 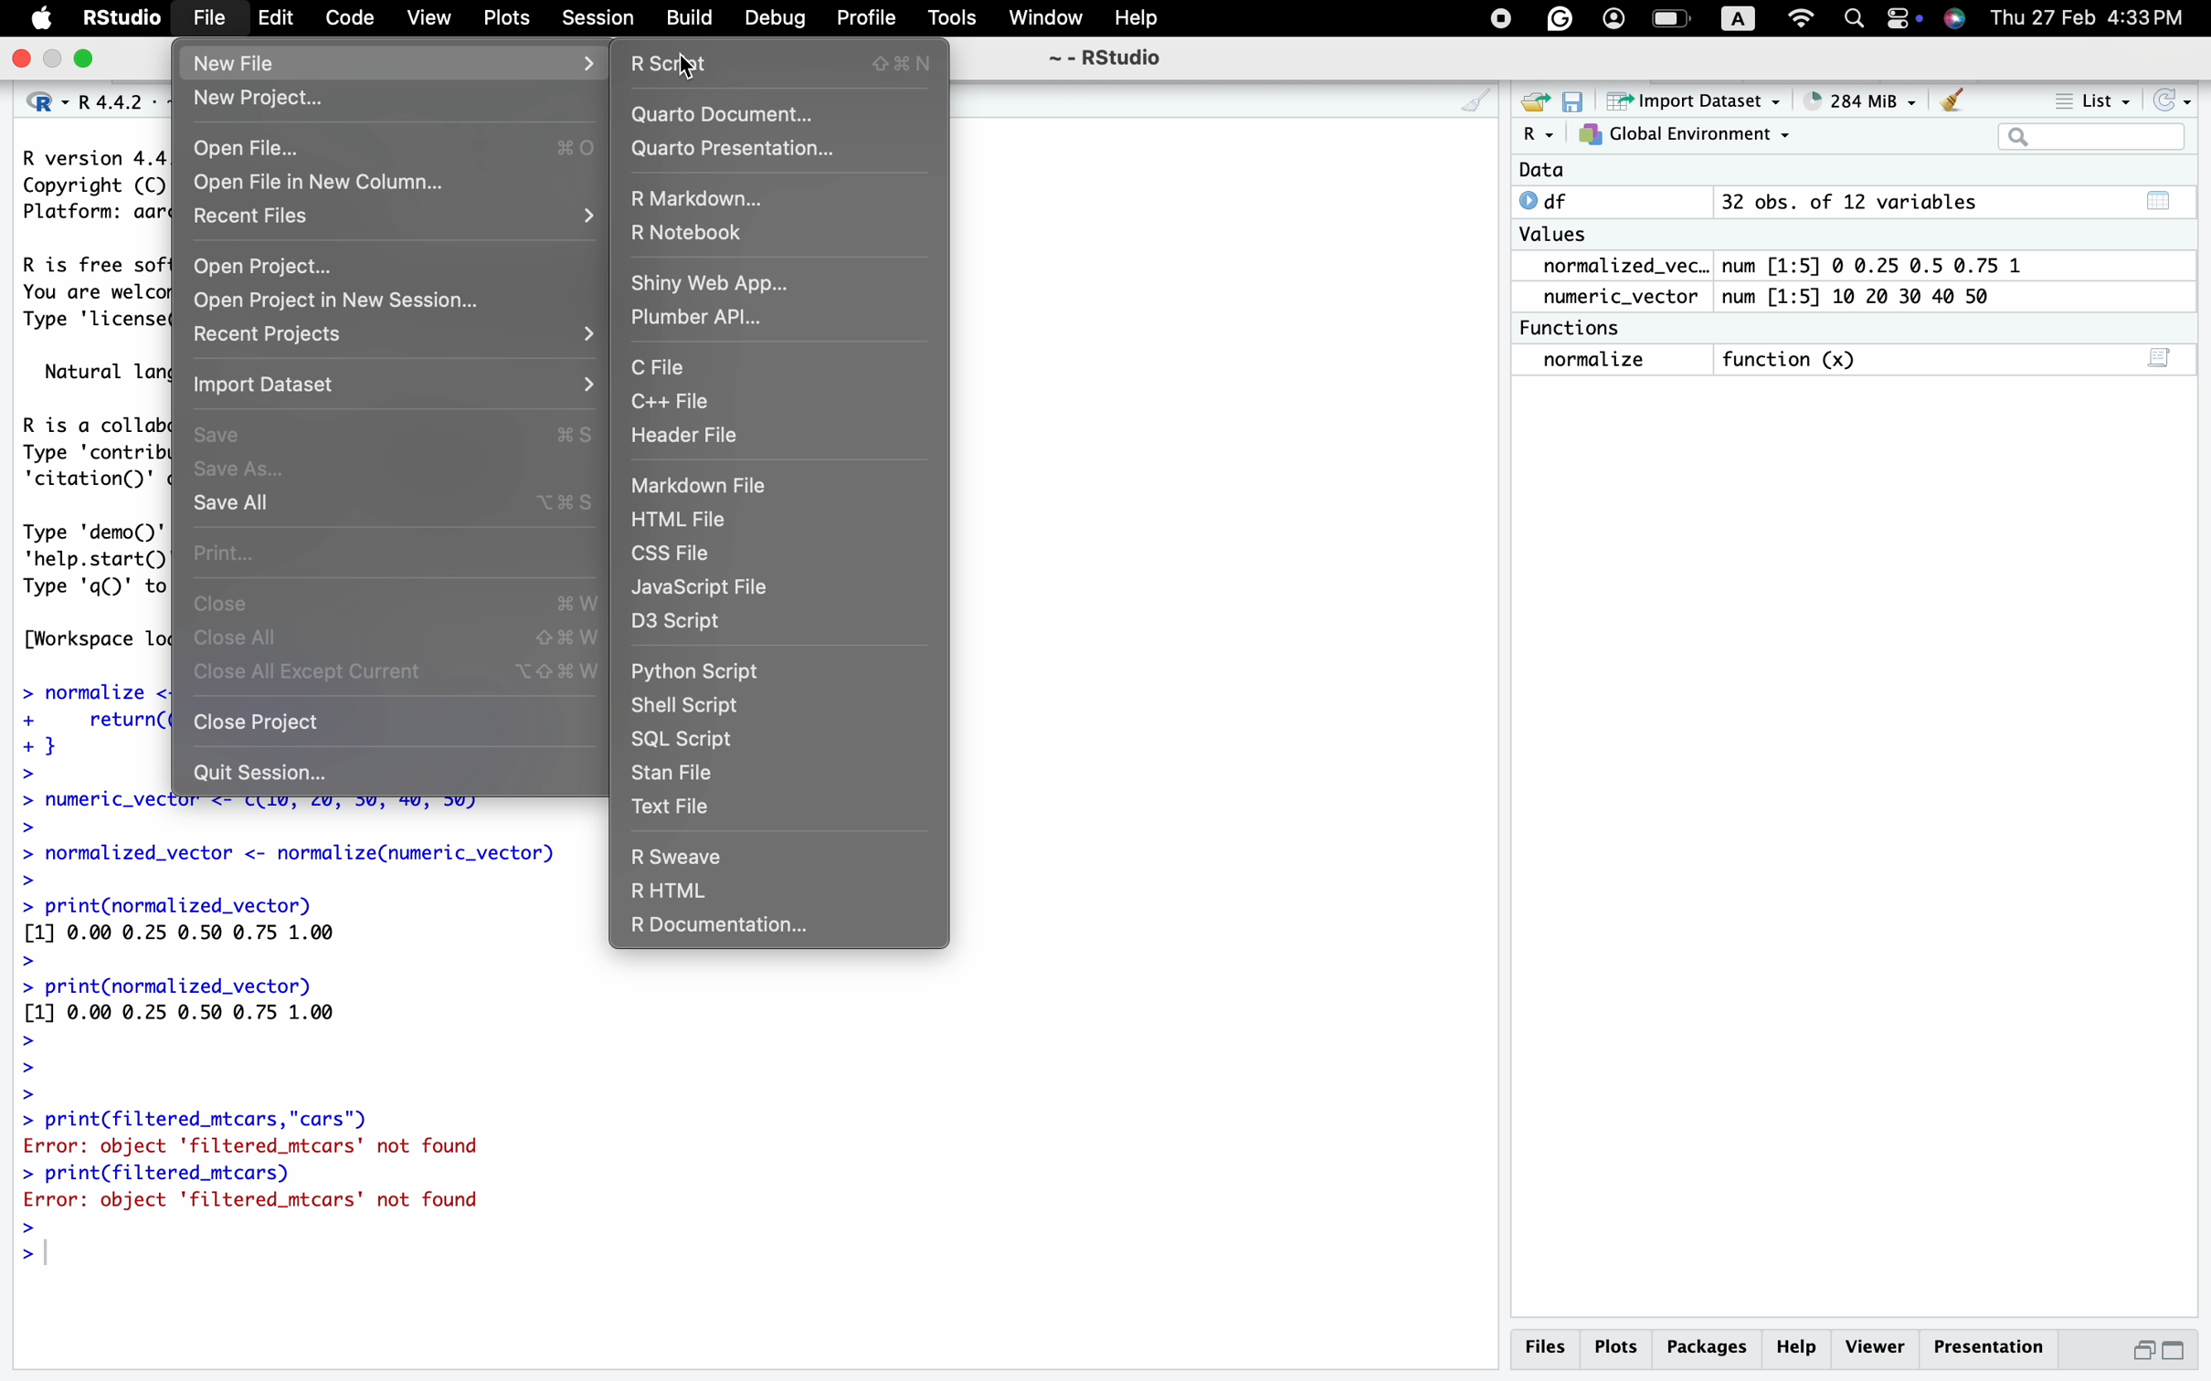 What do you see at coordinates (2095, 100) in the screenshot?
I see `List ` at bounding box center [2095, 100].